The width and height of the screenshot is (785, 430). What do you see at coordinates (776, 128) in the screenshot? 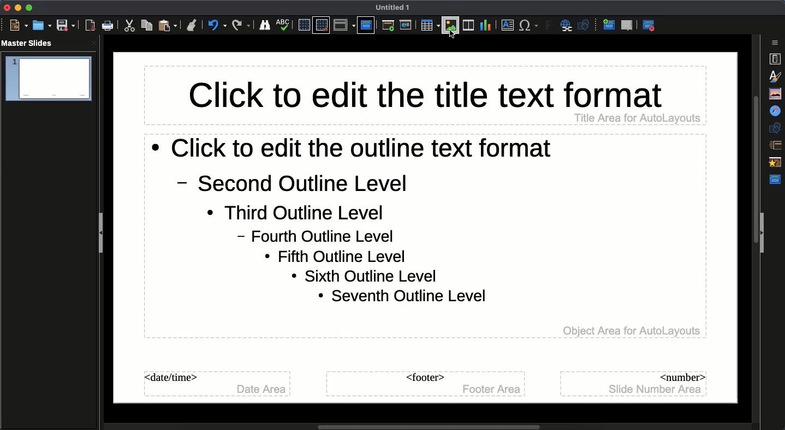
I see `Shapes` at bounding box center [776, 128].